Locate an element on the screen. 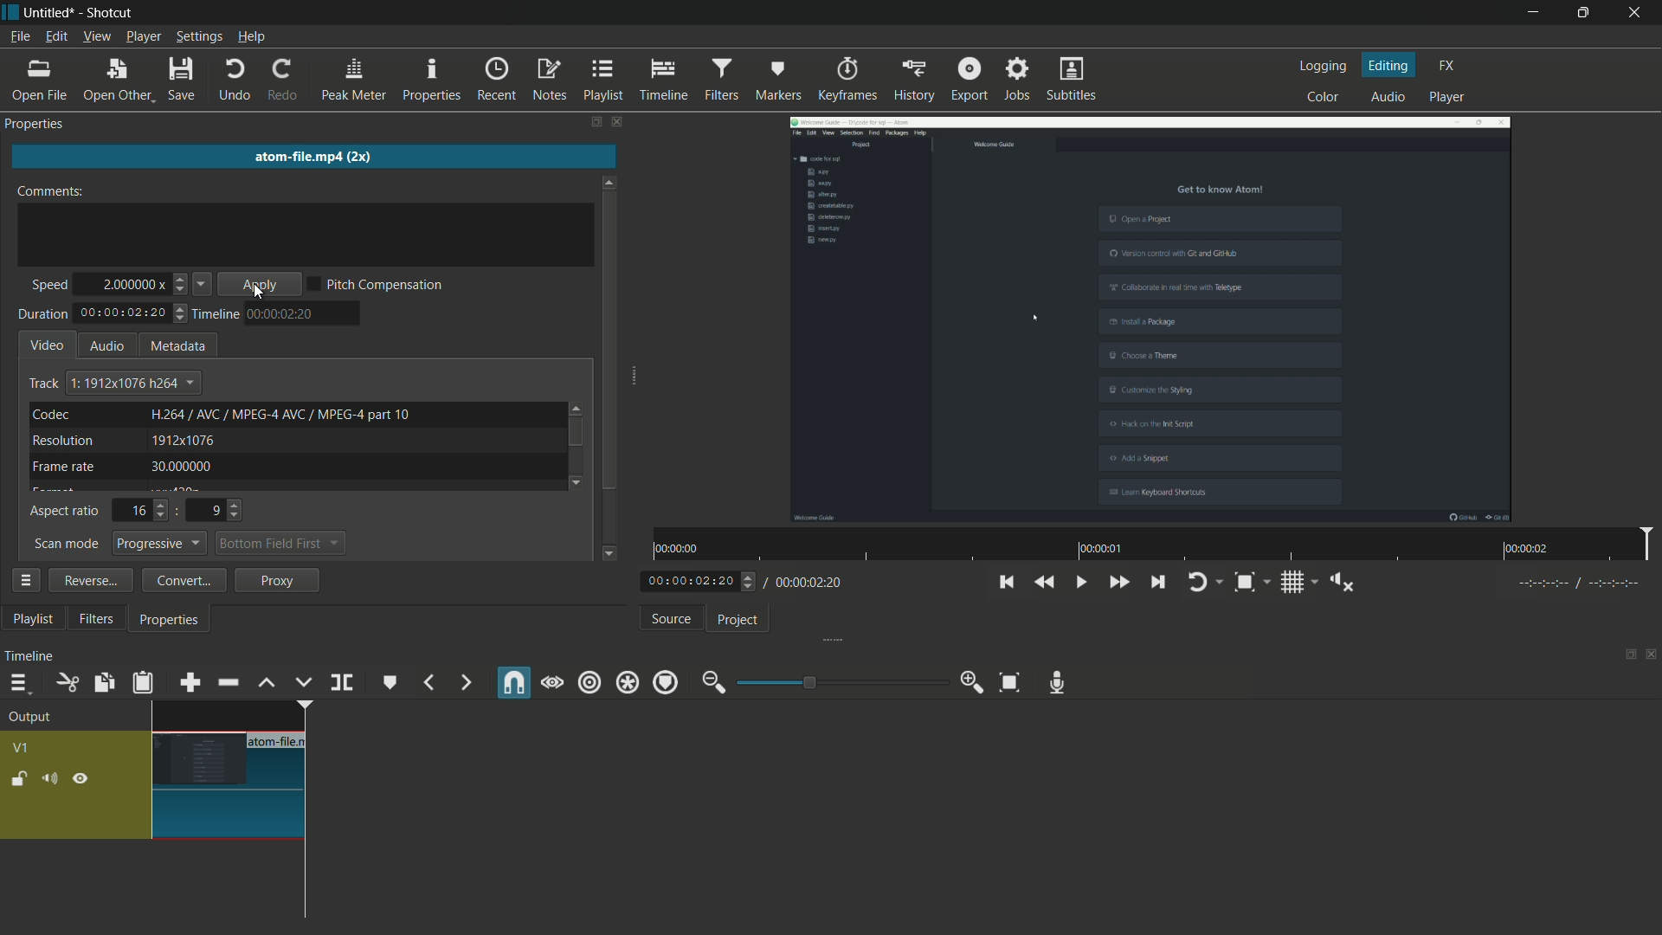 The image size is (1662, 935). snap is located at coordinates (512, 683).